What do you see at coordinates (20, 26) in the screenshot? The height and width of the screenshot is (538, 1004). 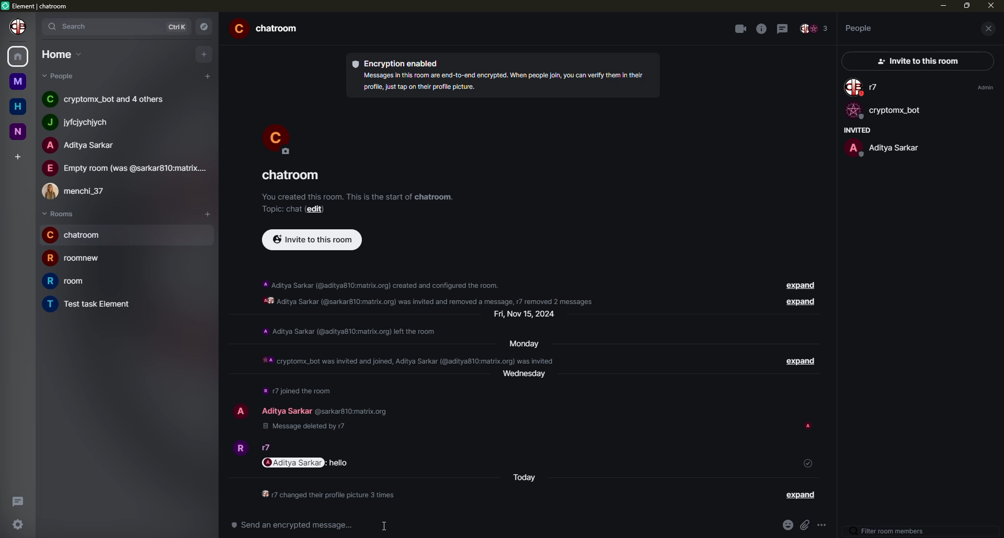 I see `profile` at bounding box center [20, 26].